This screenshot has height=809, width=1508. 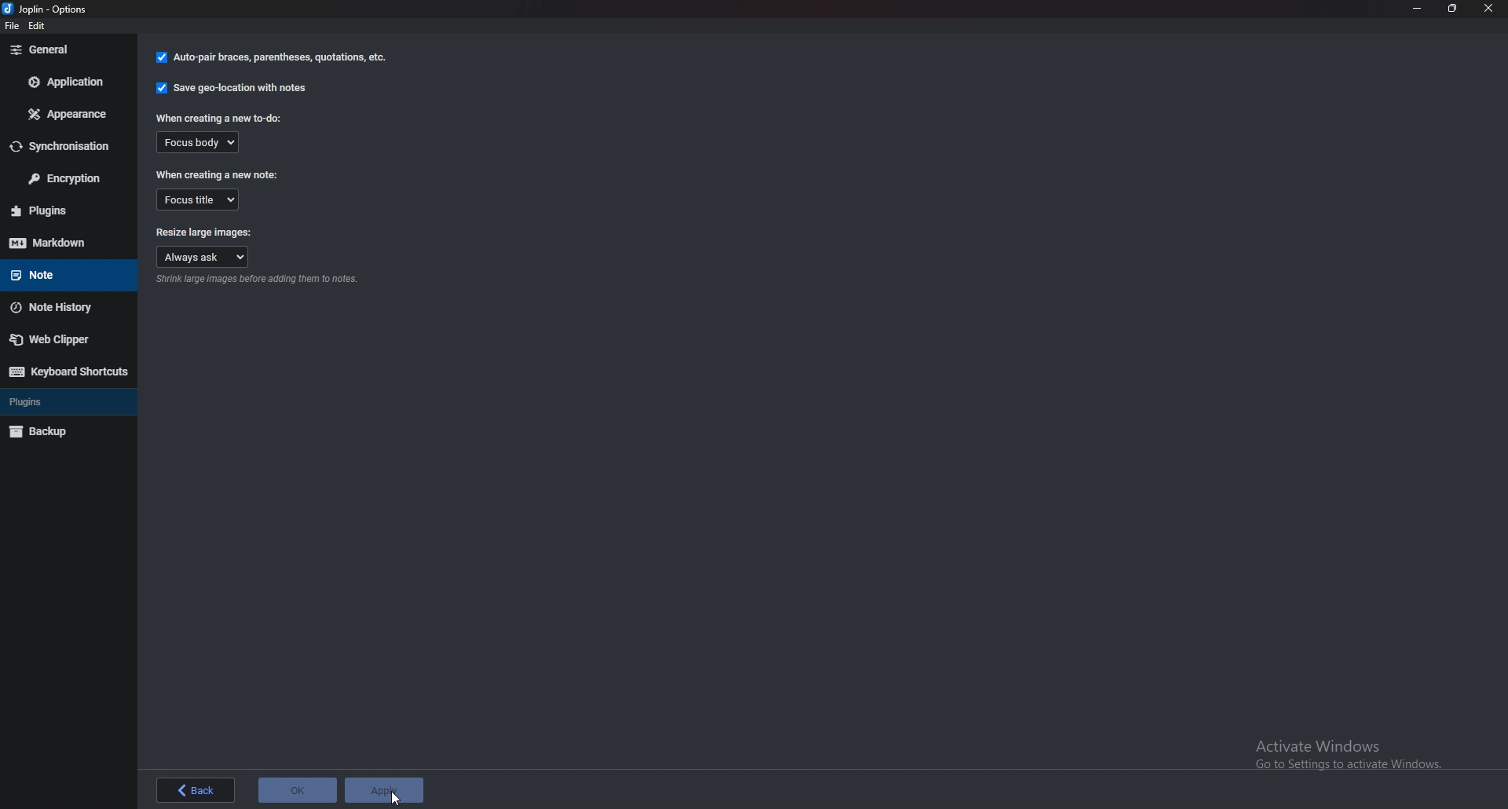 I want to click on ok, so click(x=299, y=792).